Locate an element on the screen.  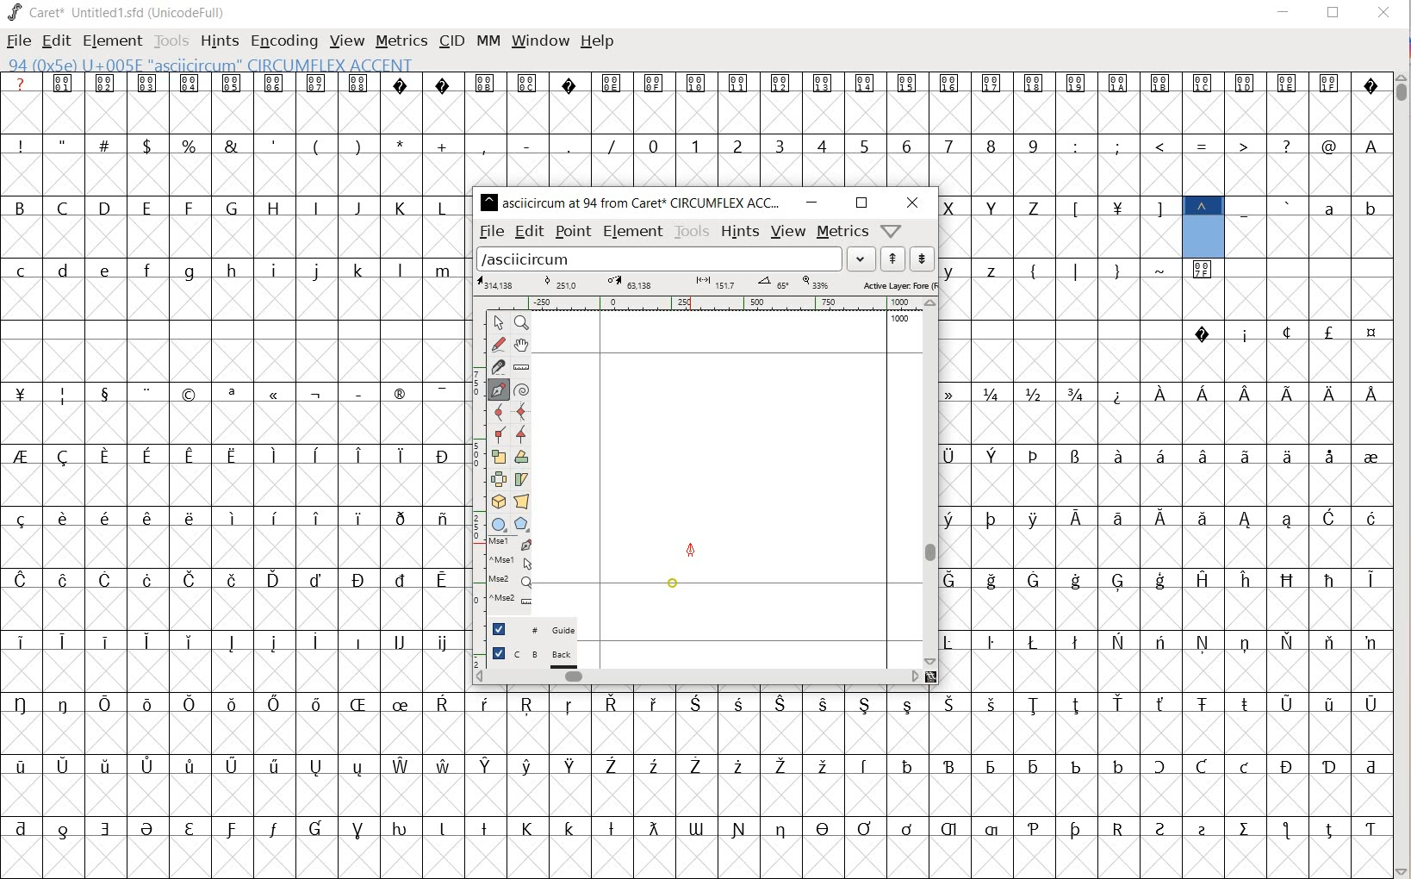
glyph characters is located at coordinates (1165, 474).